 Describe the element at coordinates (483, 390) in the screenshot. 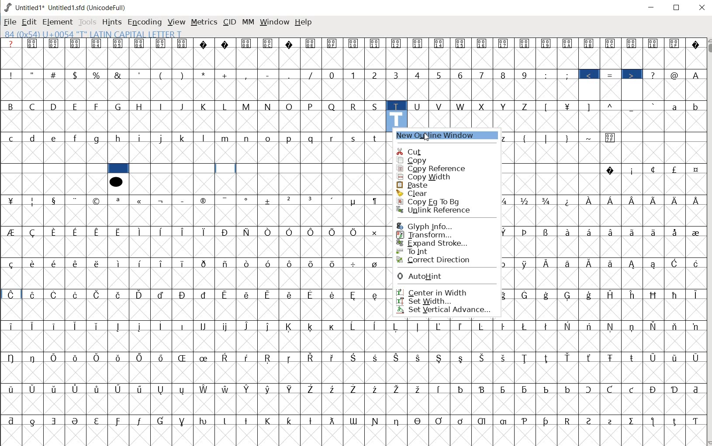

I see `Symbol` at that location.